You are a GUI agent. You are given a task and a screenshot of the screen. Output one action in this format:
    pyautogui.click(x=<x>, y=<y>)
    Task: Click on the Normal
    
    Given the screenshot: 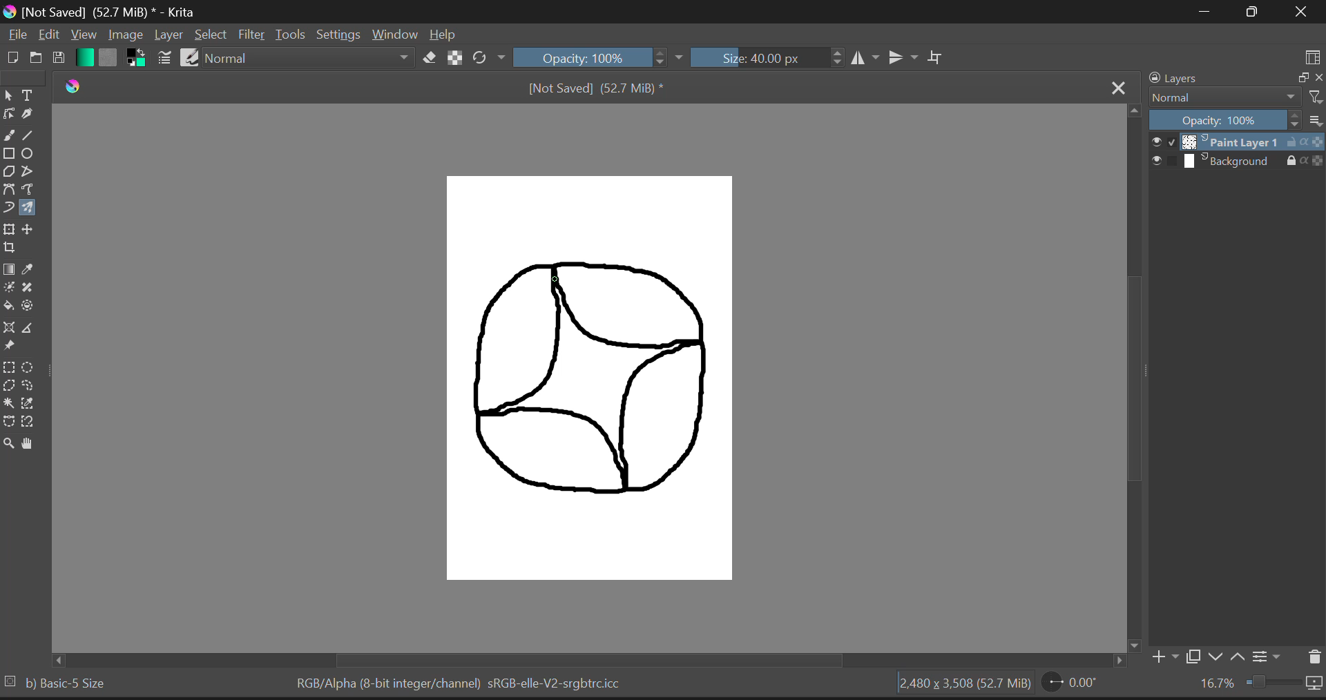 What is the action you would take?
    pyautogui.click(x=1223, y=97)
    